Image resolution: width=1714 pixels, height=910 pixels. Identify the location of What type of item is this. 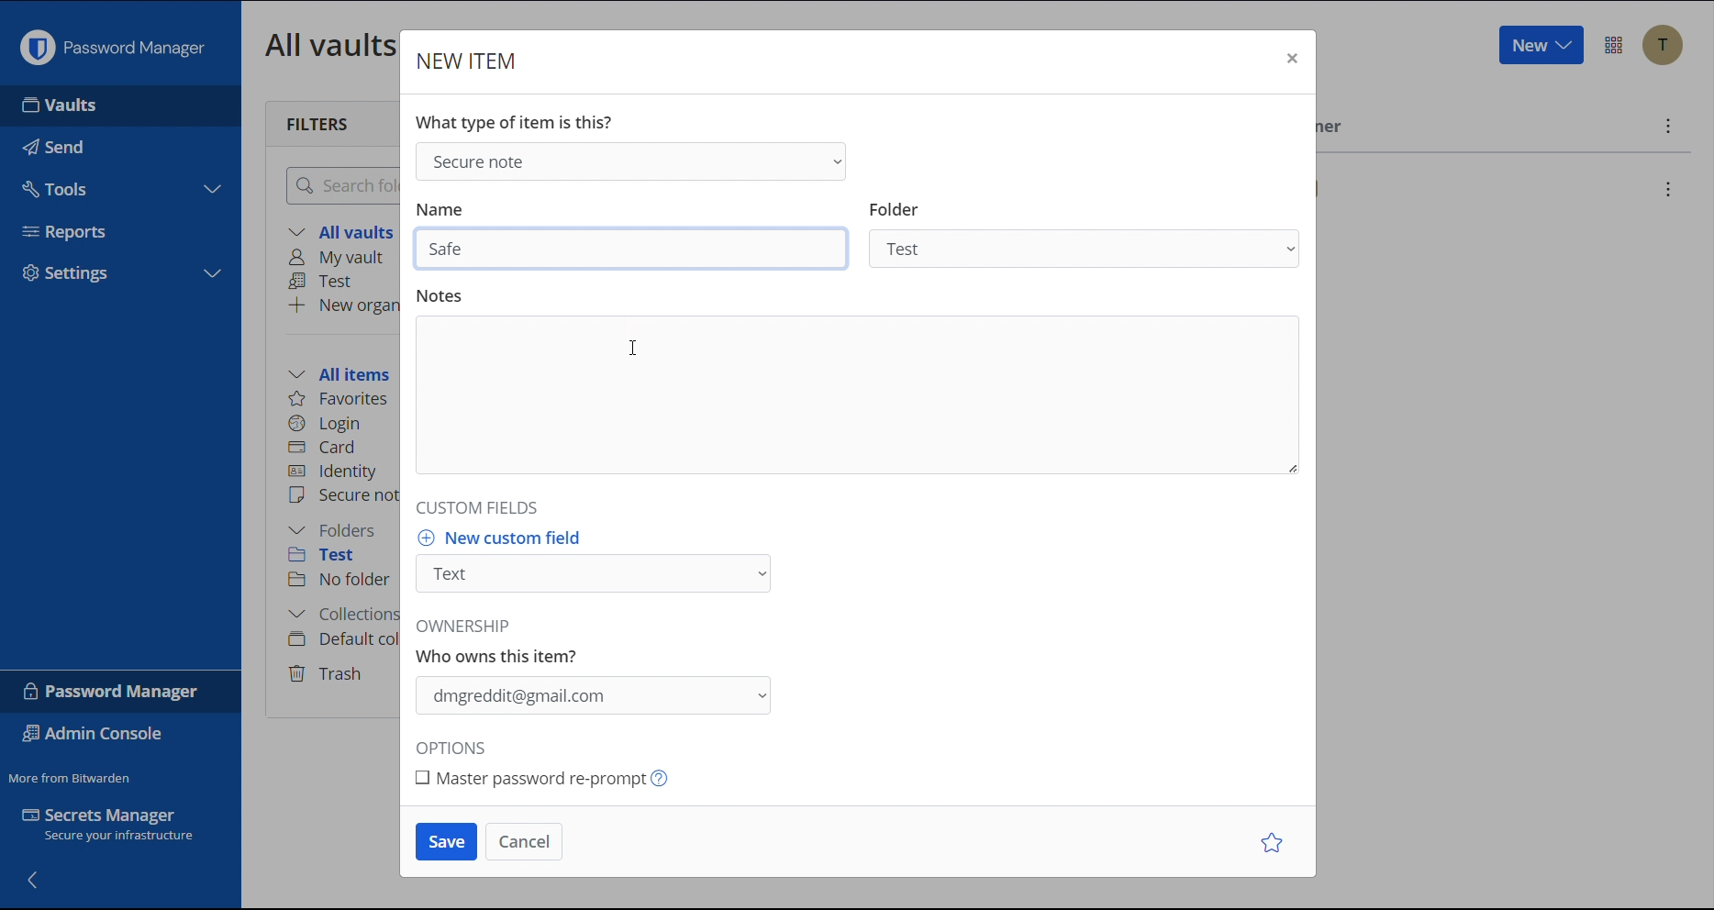
(513, 122).